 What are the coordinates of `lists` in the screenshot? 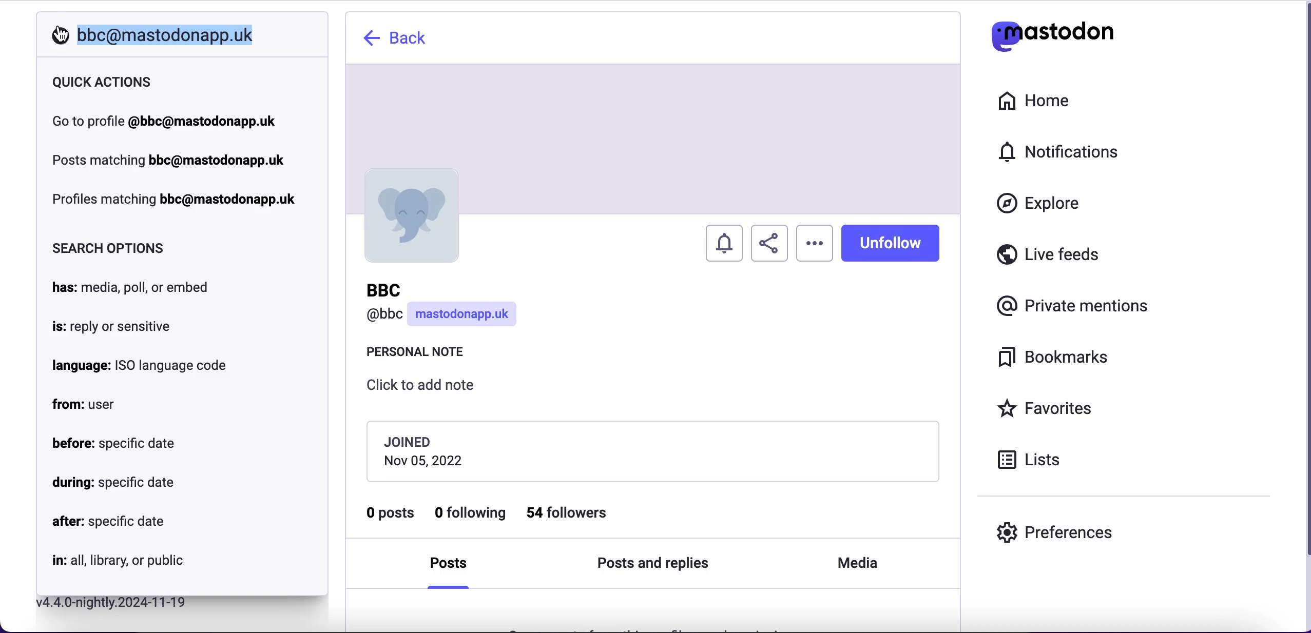 It's located at (1035, 459).